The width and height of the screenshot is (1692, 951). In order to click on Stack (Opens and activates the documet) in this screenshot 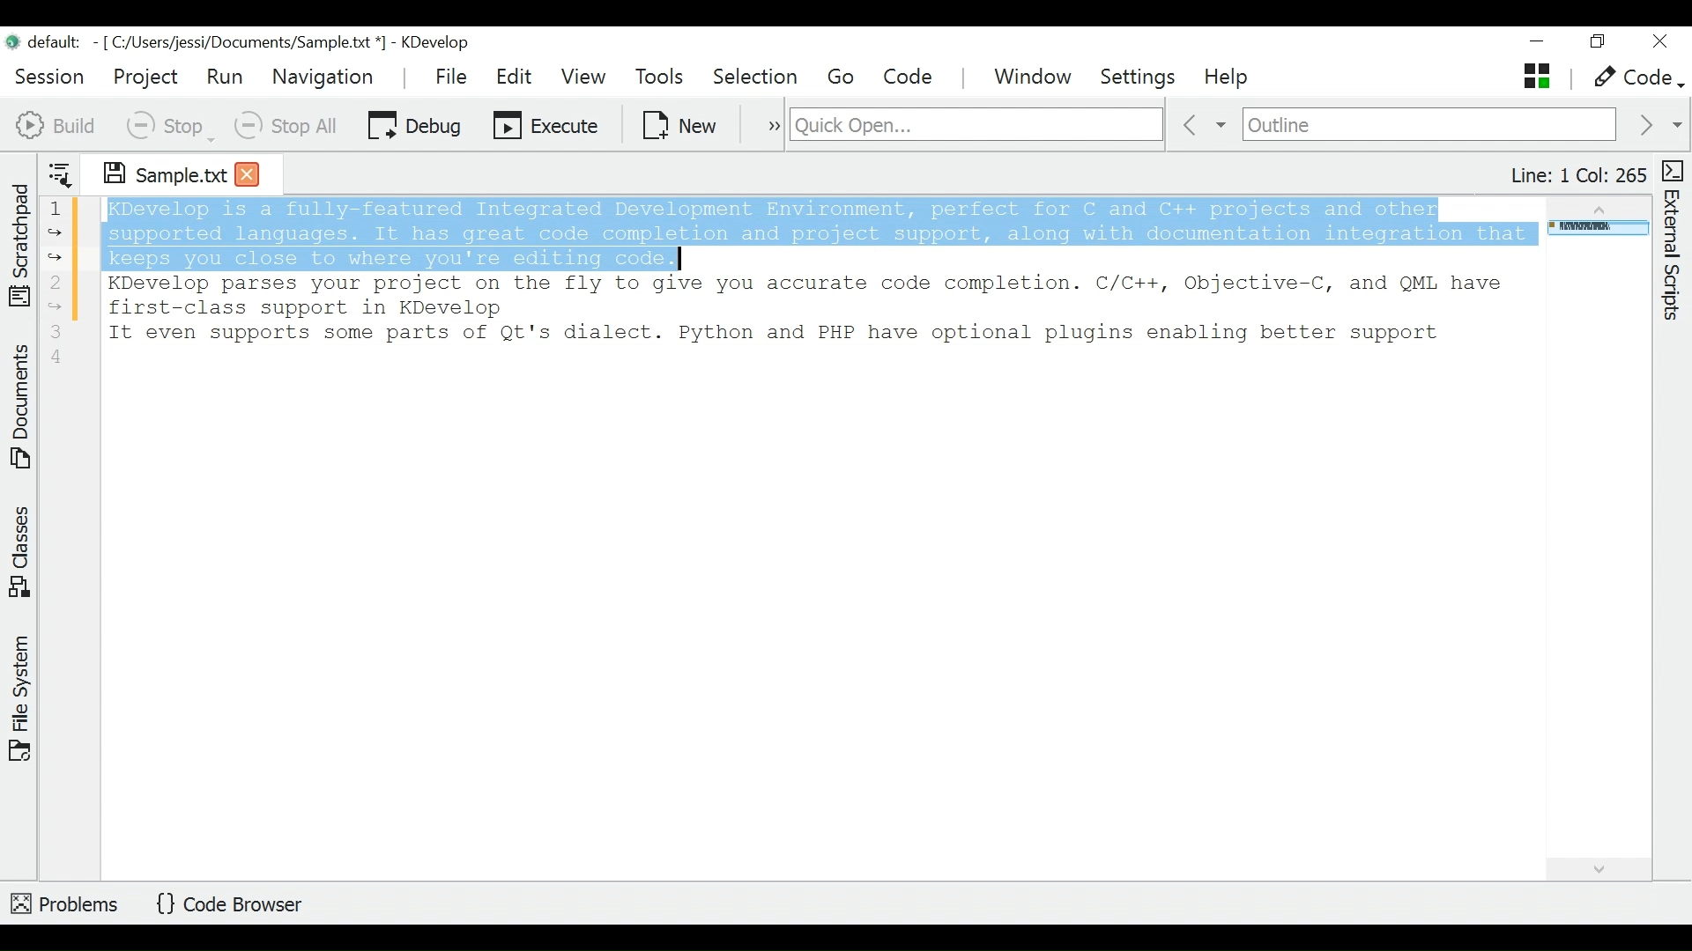, I will do `click(1535, 76)`.